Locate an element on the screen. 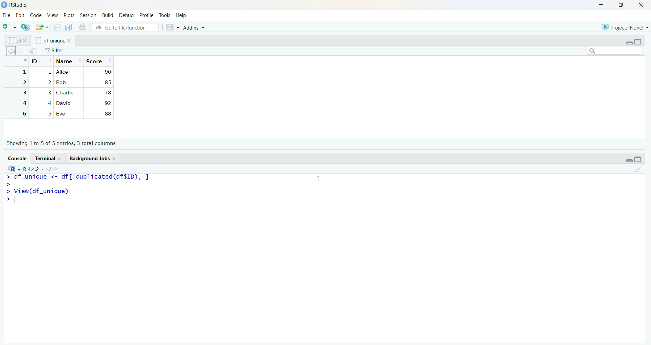 This screenshot has width=651, height=345. Alice is located at coordinates (63, 72).